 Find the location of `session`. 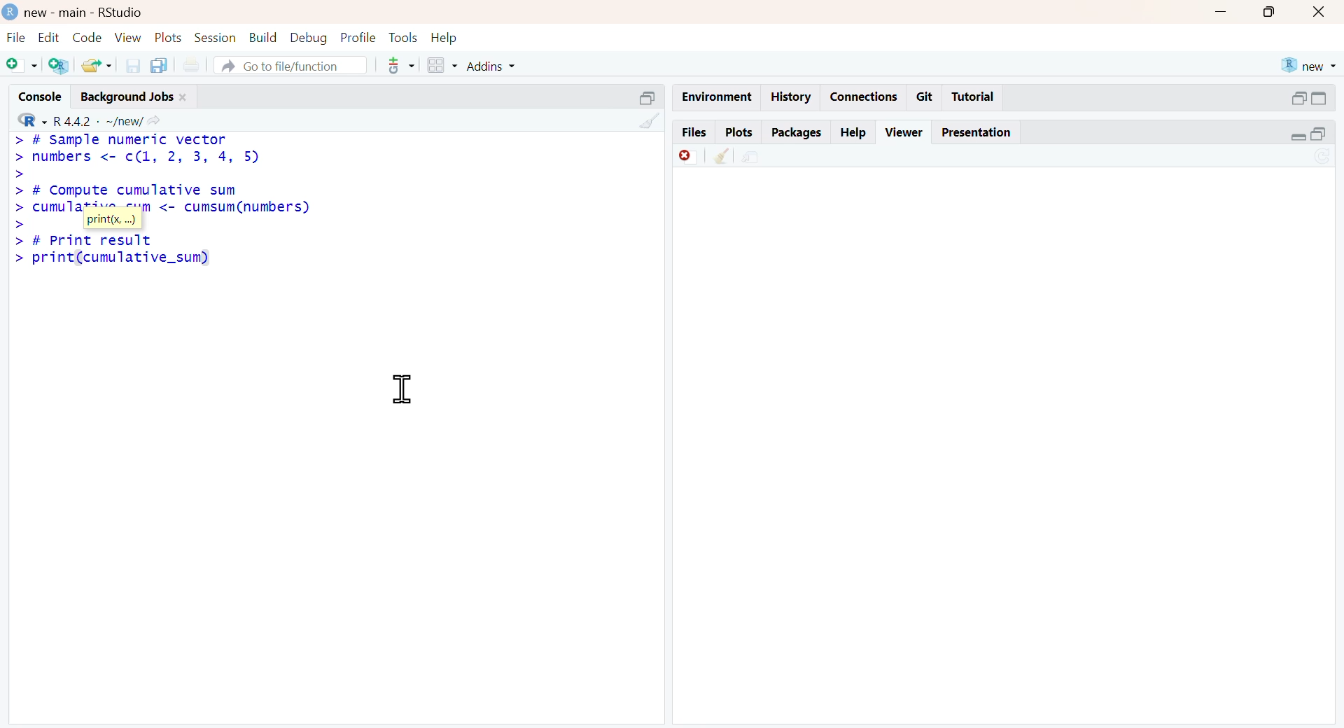

session is located at coordinates (216, 36).